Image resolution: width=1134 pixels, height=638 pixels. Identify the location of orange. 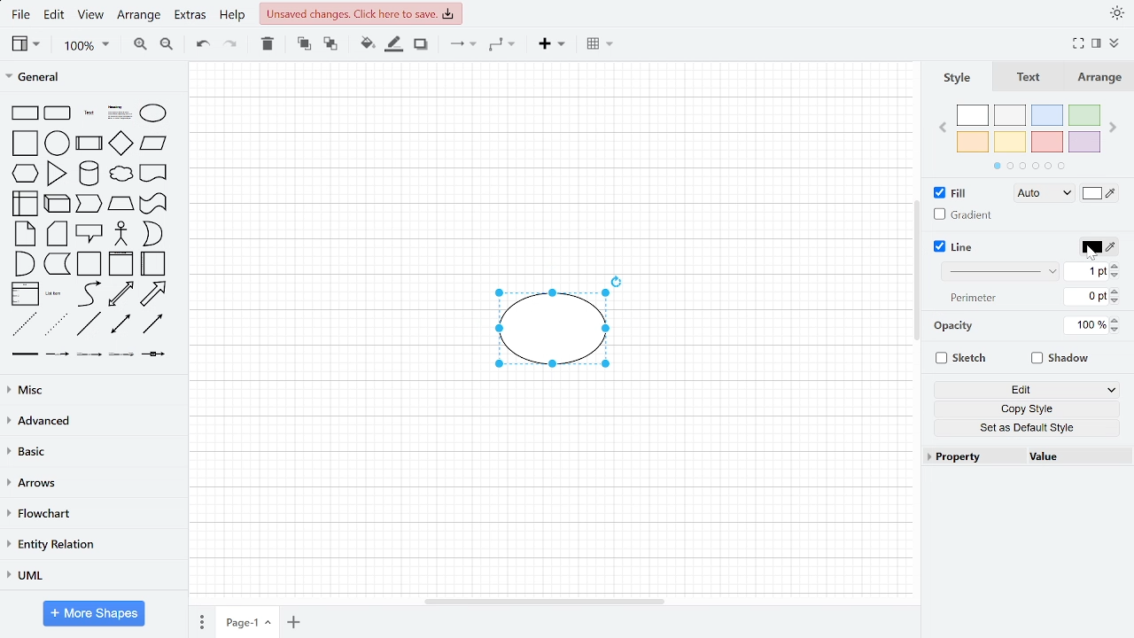
(974, 142).